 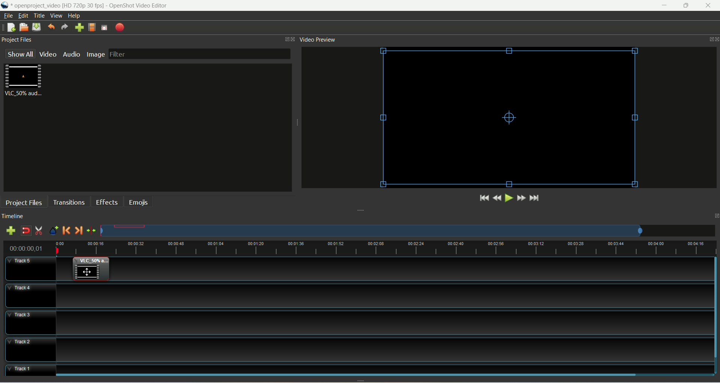 I want to click on Panel control menu, so click(x=290, y=39).